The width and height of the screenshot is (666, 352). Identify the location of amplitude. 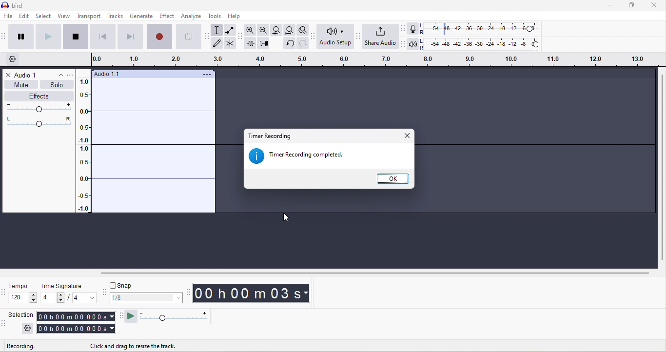
(87, 144).